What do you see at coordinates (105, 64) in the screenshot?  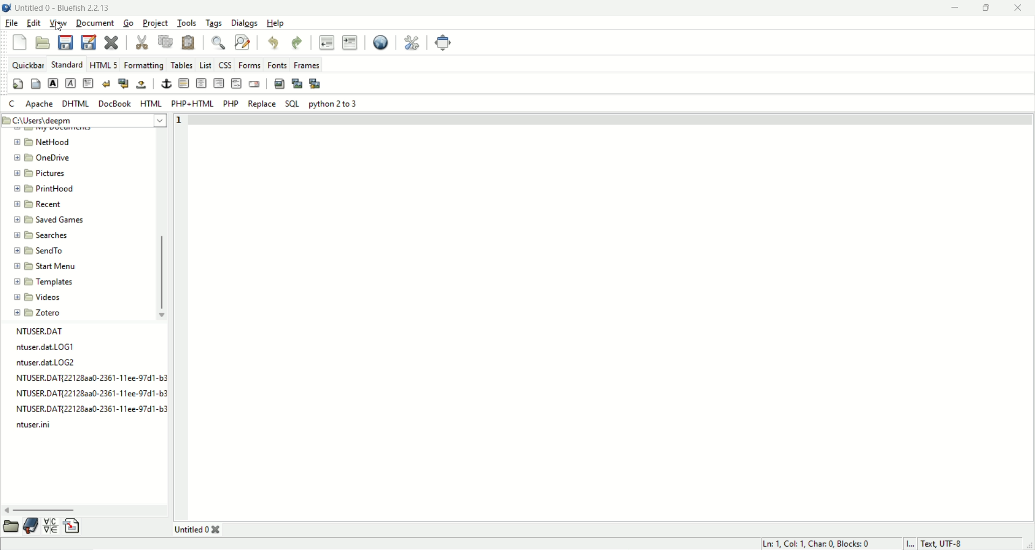 I see `HTML 5` at bounding box center [105, 64].